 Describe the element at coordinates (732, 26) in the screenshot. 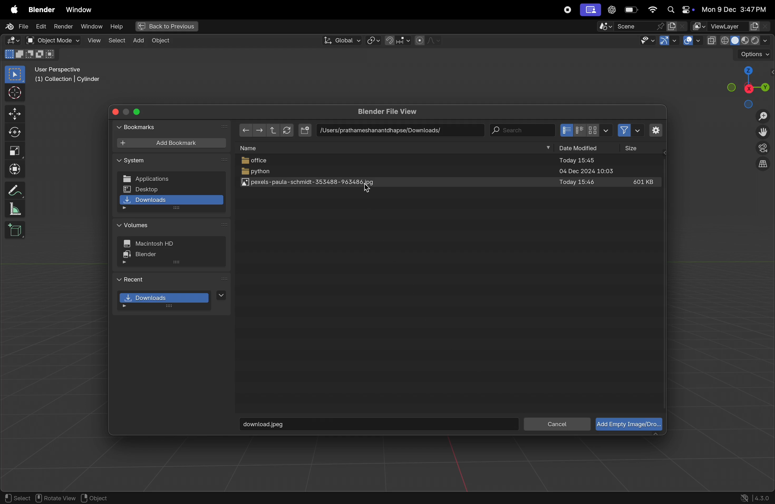

I see `Viewlayer` at that location.